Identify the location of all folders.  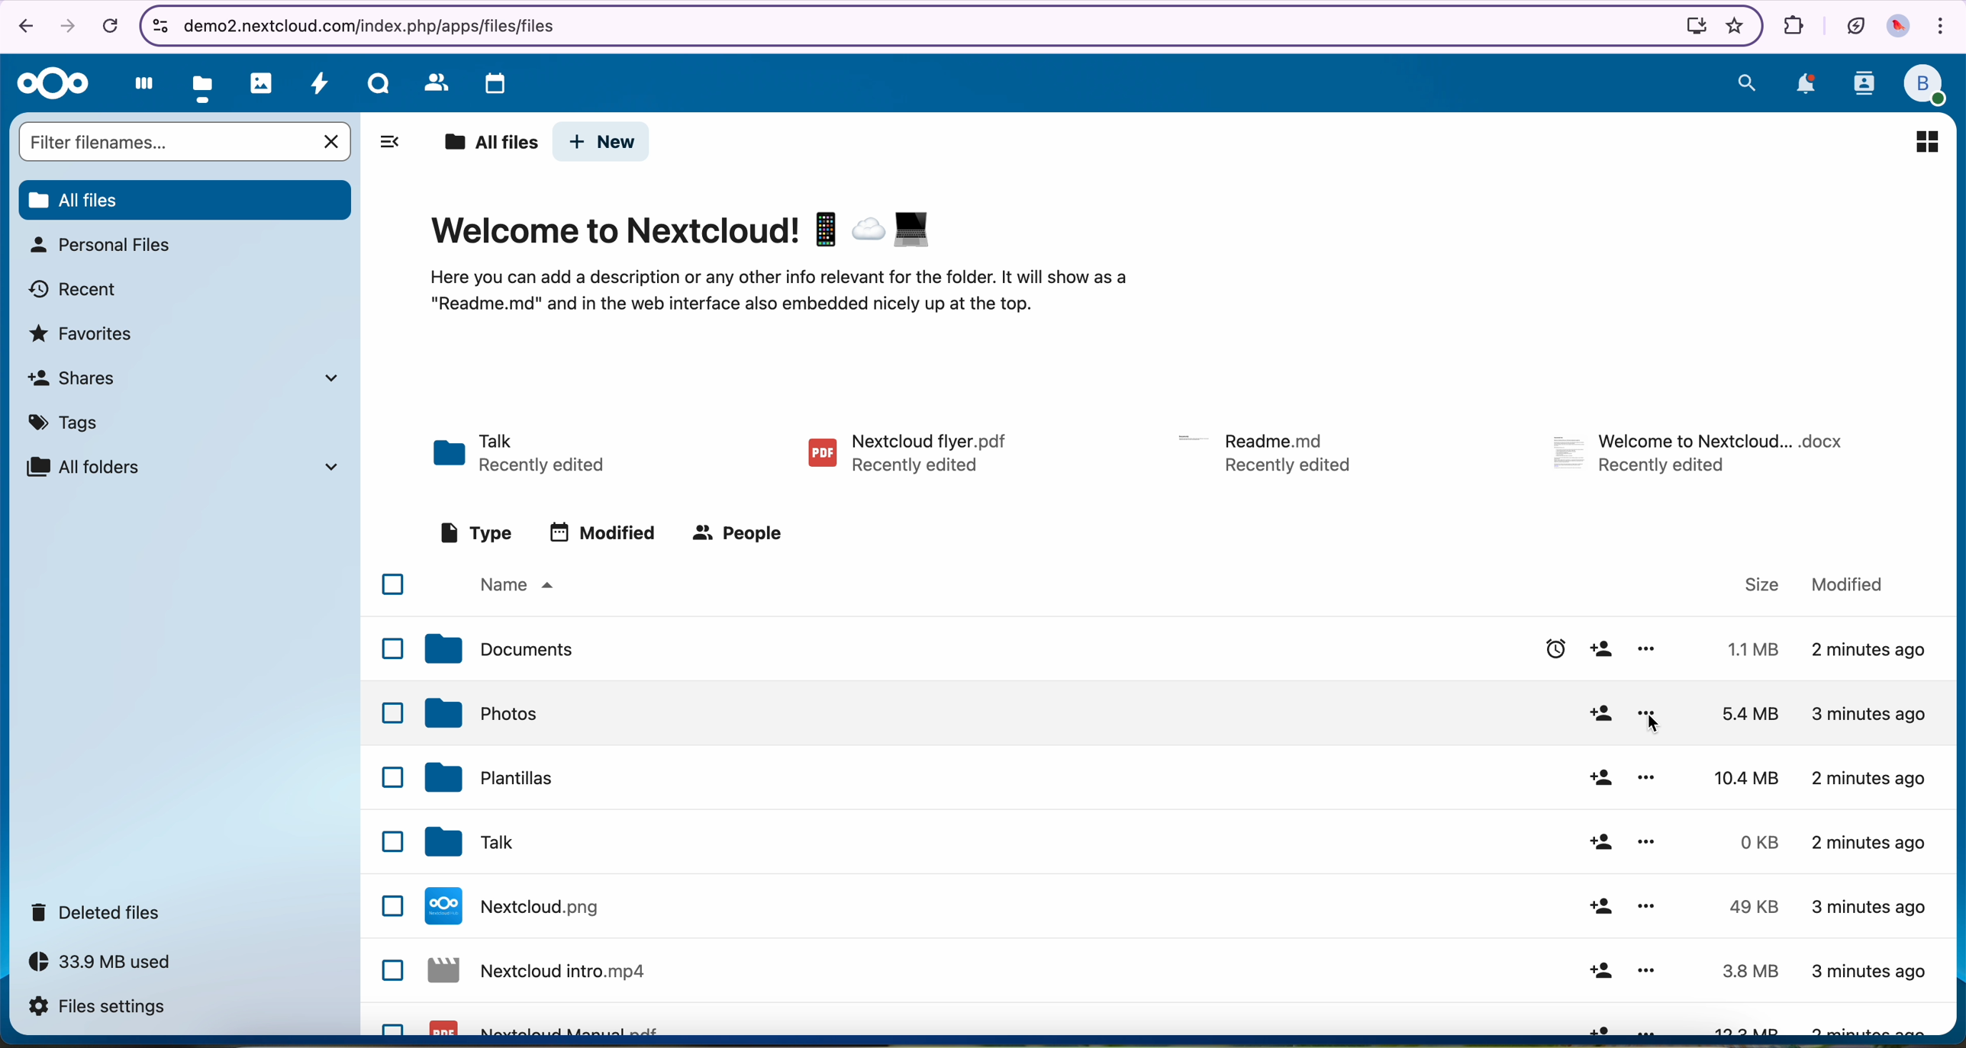
(189, 466).